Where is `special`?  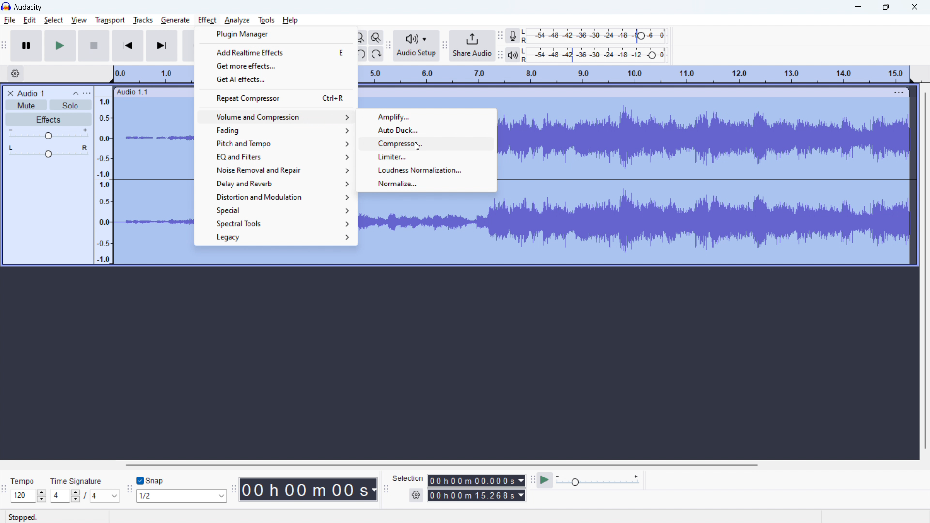 special is located at coordinates (275, 210).